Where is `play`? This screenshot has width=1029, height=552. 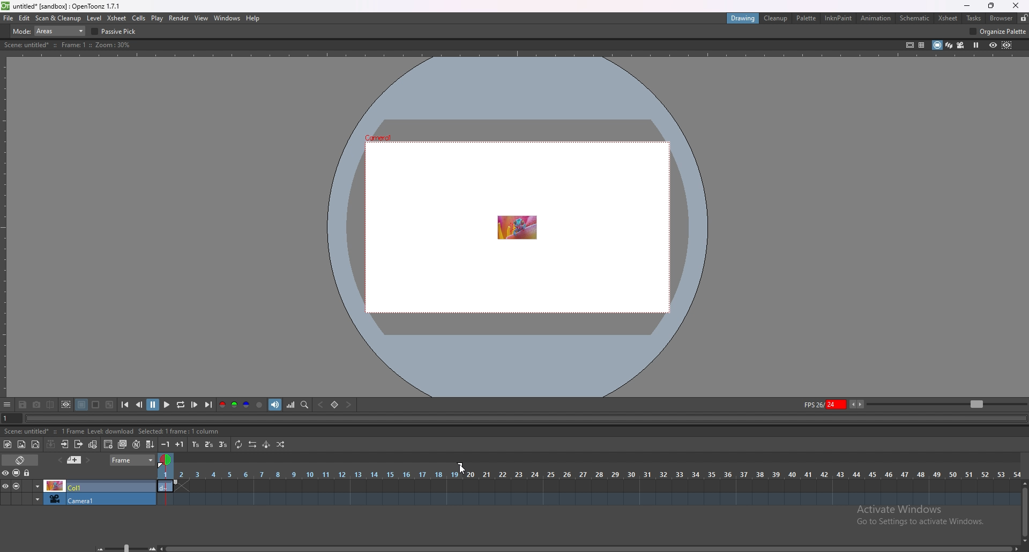
play is located at coordinates (157, 19).